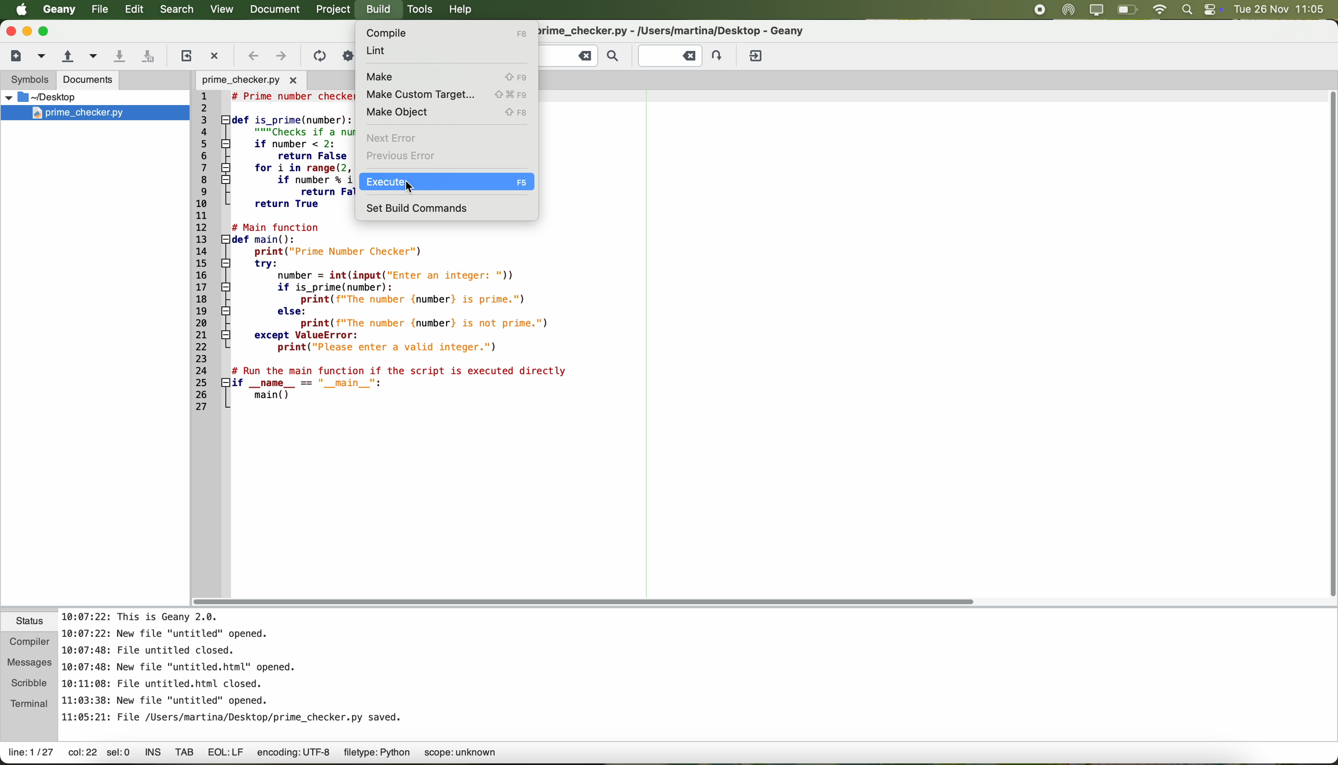 This screenshot has height=765, width=1338. I want to click on prime number checker code, so click(274, 254).